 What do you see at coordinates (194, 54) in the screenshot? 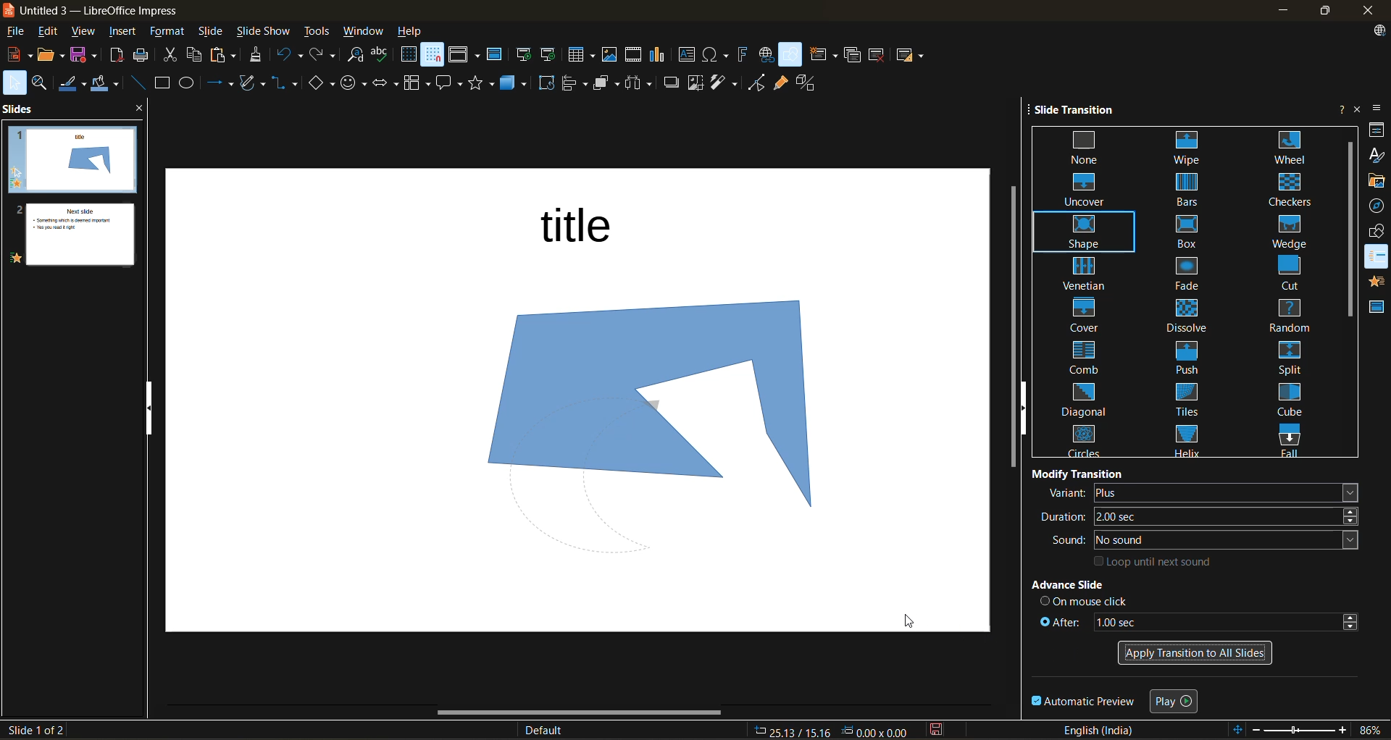
I see `copy` at bounding box center [194, 54].